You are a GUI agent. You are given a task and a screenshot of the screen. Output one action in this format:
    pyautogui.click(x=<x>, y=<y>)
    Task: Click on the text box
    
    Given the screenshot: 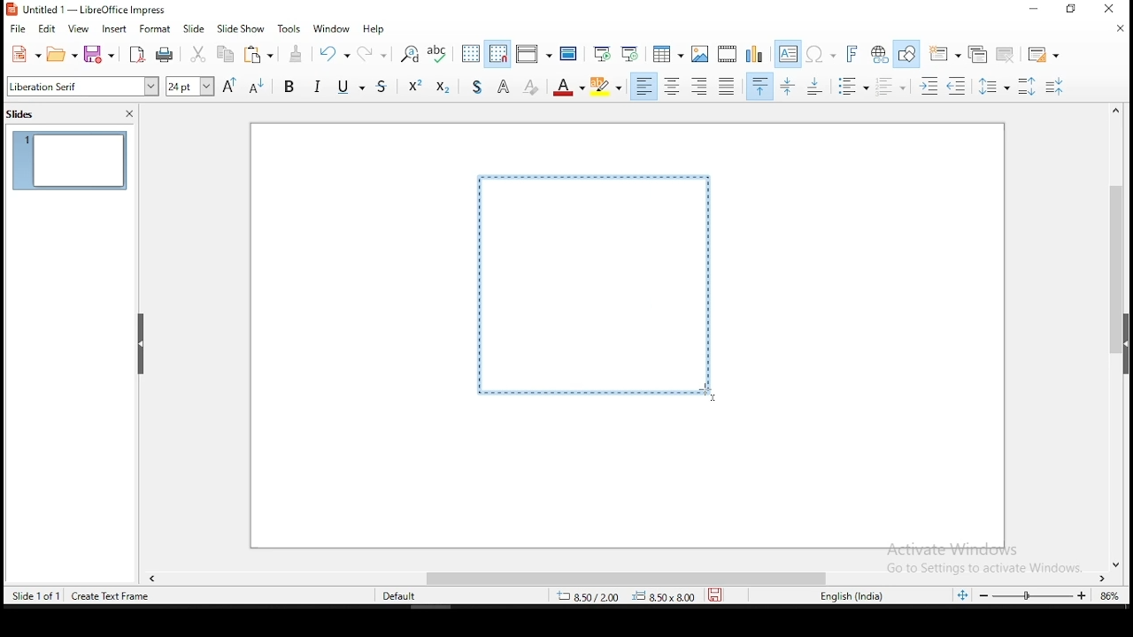 What is the action you would take?
    pyautogui.click(x=786, y=54)
    